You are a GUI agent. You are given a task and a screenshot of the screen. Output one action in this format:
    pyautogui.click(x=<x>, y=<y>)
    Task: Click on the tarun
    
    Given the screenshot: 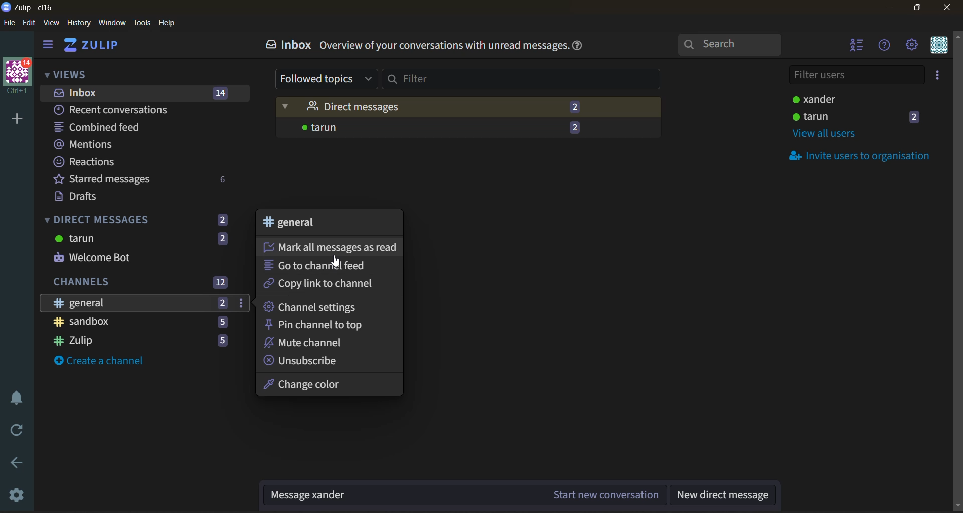 What is the action you would take?
    pyautogui.click(x=142, y=240)
    